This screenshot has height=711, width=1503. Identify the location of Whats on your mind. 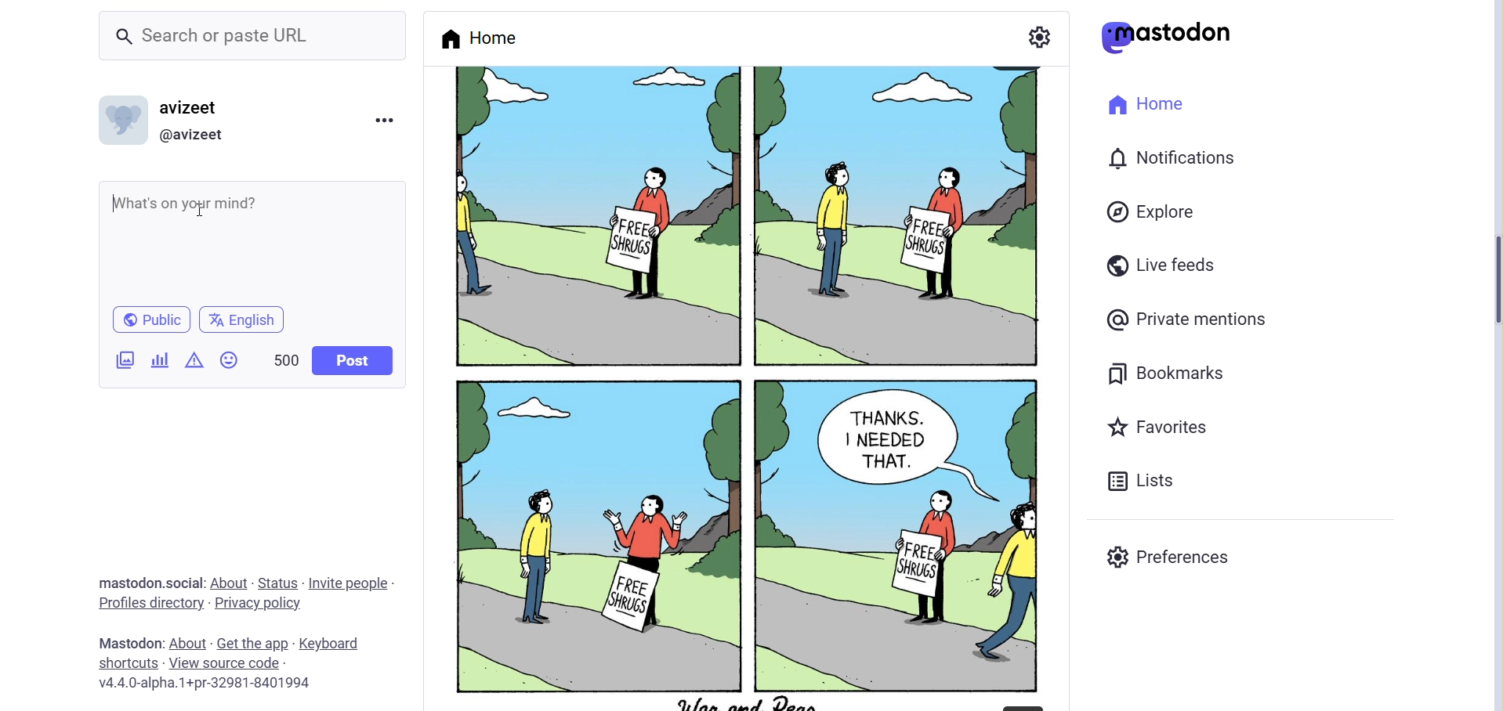
(182, 204).